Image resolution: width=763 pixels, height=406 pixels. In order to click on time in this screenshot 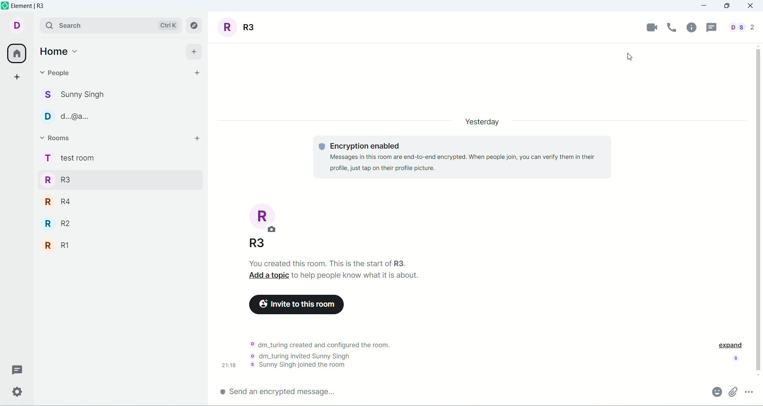, I will do `click(230, 365)`.